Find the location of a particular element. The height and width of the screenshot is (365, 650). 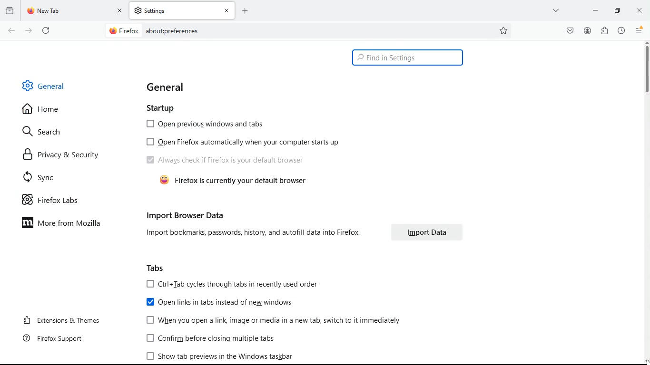

tab is located at coordinates (74, 11).